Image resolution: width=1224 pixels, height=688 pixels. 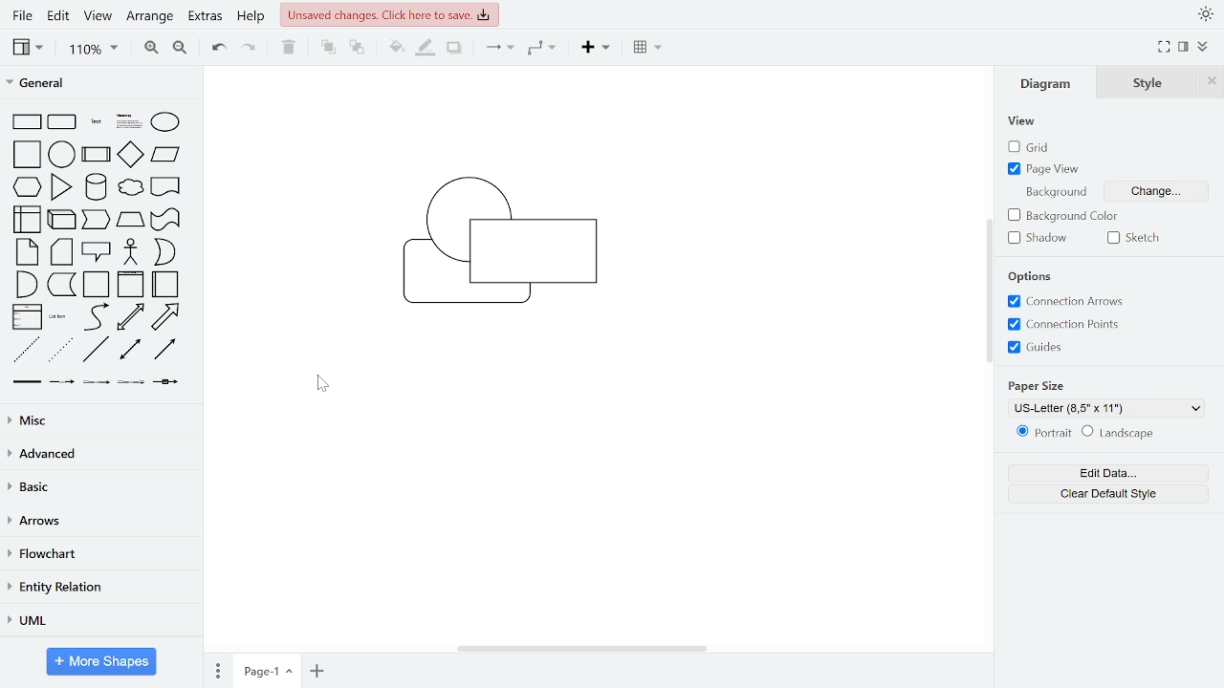 I want to click on format, so click(x=1186, y=46).